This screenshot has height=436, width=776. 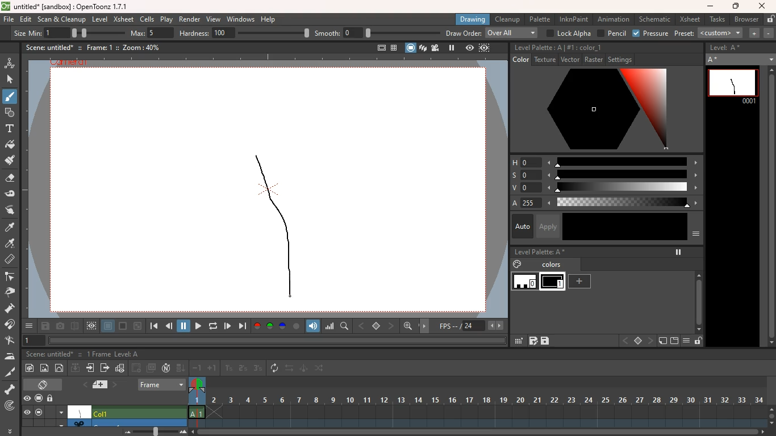 I want to click on palette, so click(x=541, y=19).